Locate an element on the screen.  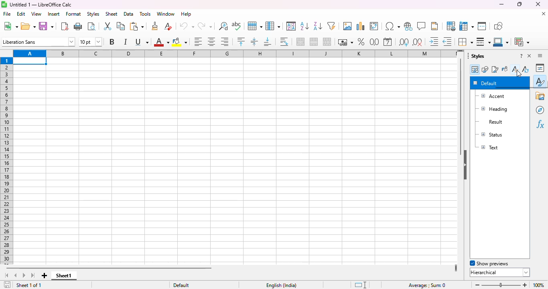
find and replace is located at coordinates (223, 26).